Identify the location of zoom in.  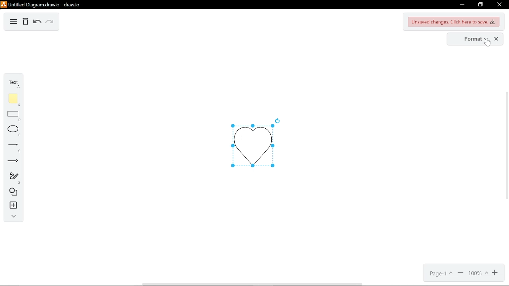
(495, 273).